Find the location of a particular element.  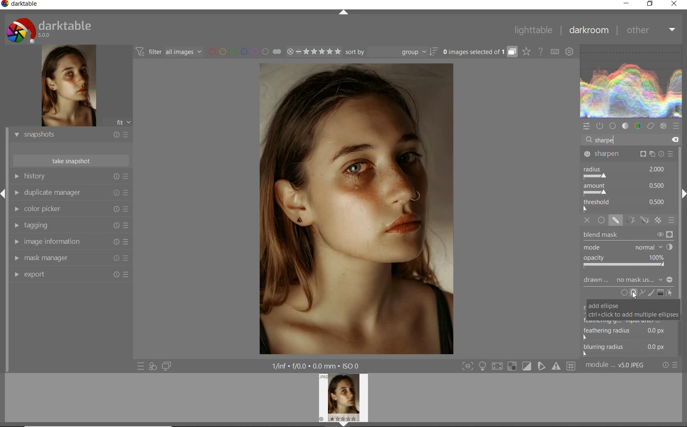

export is located at coordinates (71, 275).